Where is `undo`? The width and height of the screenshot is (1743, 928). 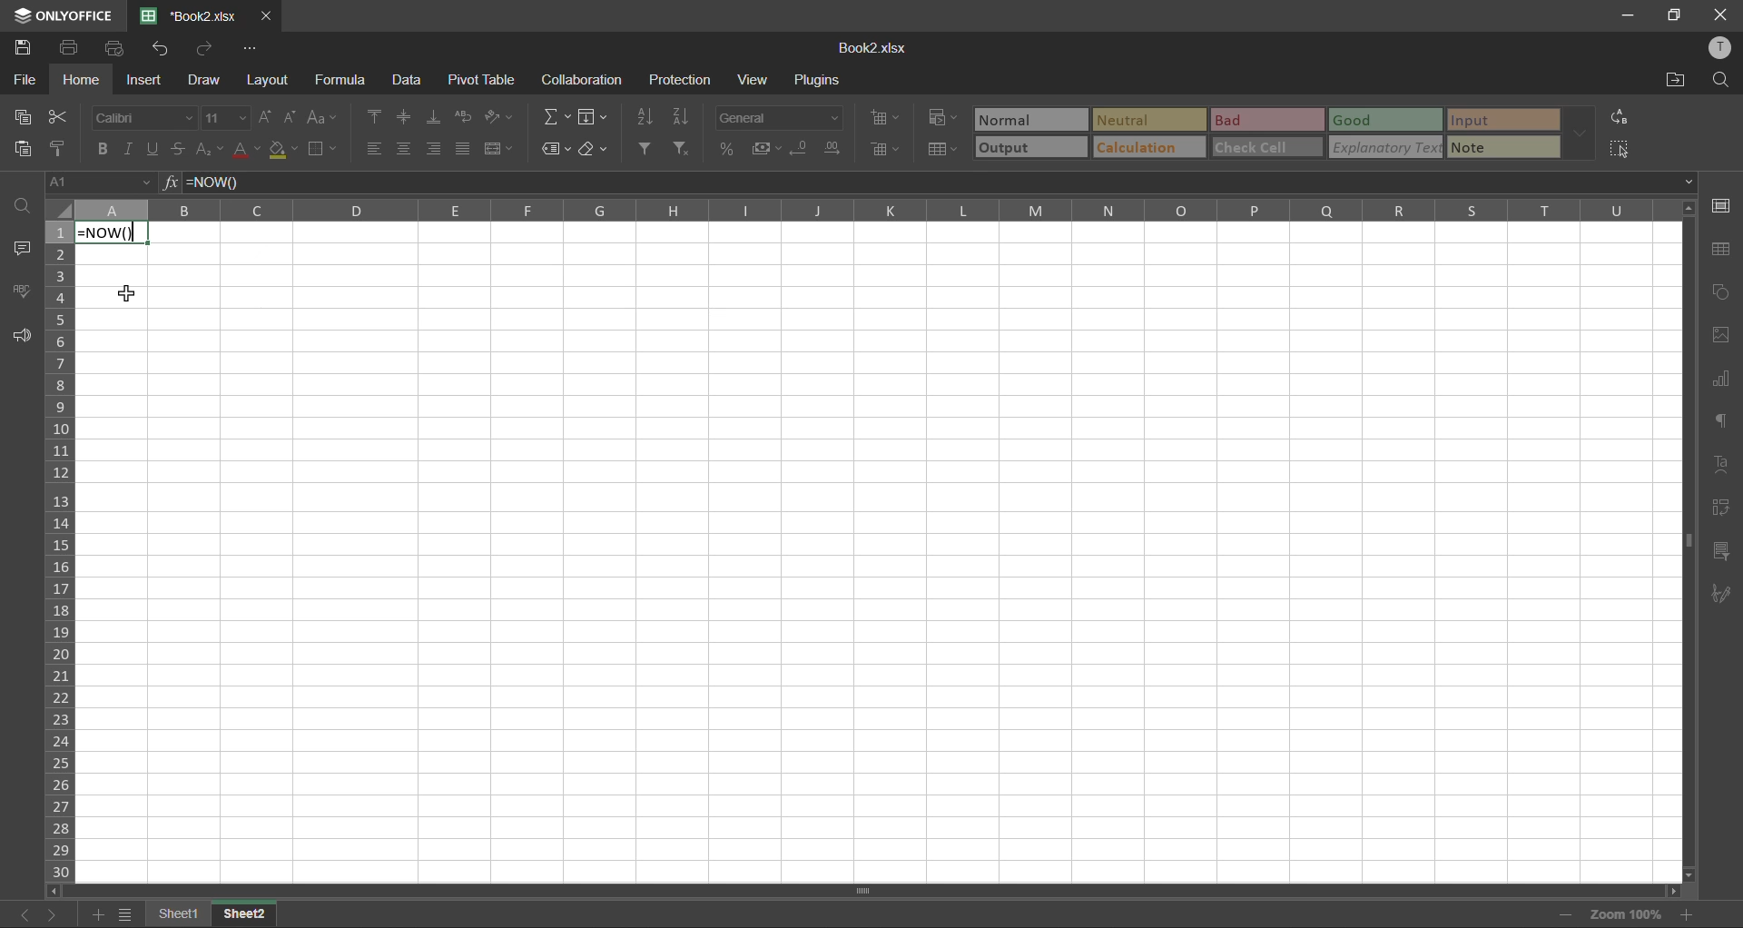
undo is located at coordinates (162, 48).